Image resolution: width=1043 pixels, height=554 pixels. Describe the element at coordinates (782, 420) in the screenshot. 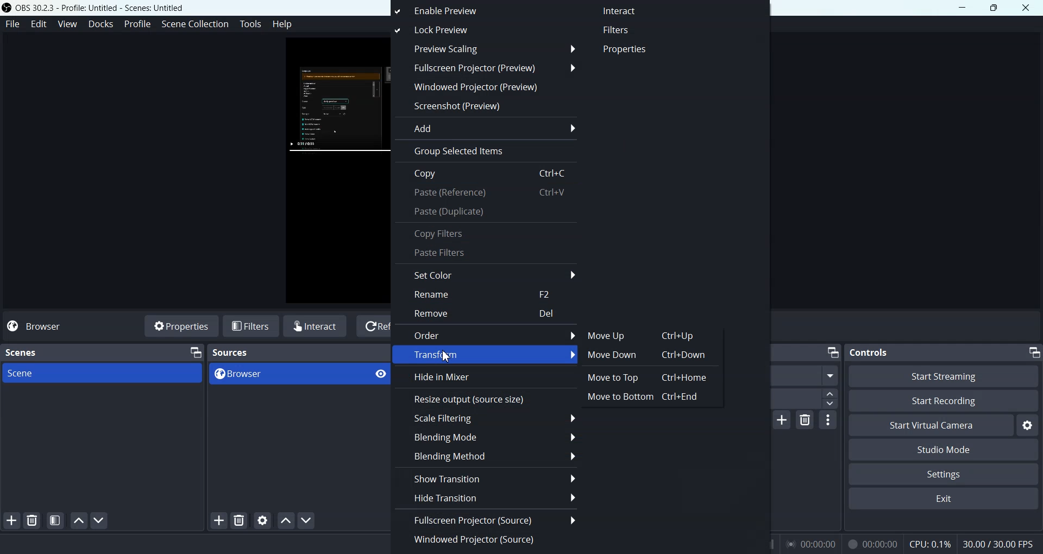

I see `Add configurable transition` at that location.